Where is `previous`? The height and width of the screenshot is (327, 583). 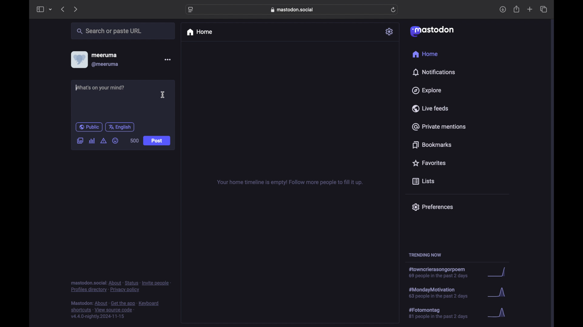 previous is located at coordinates (63, 9).